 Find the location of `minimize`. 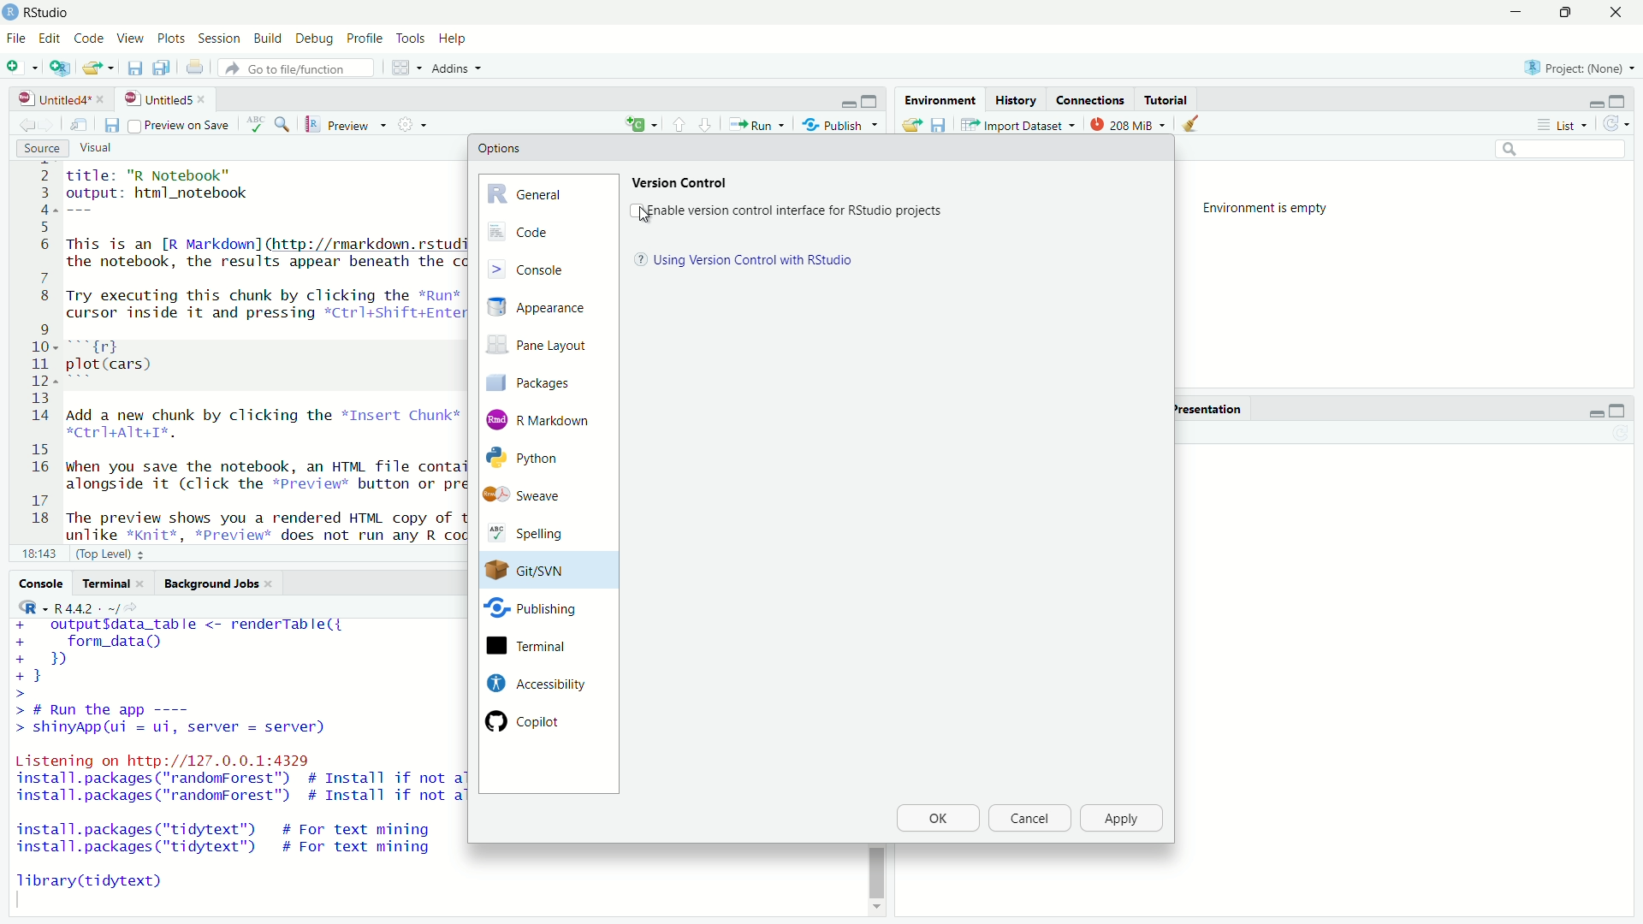

minimize is located at coordinates (848, 103).